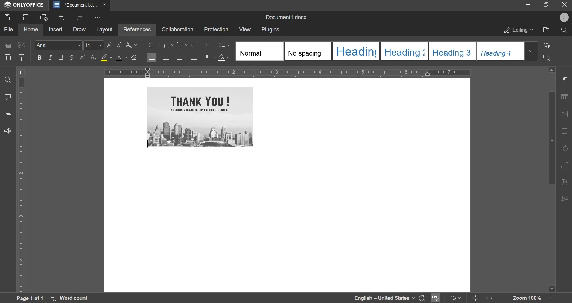  Describe the element at coordinates (107, 57) in the screenshot. I see `fill color` at that location.